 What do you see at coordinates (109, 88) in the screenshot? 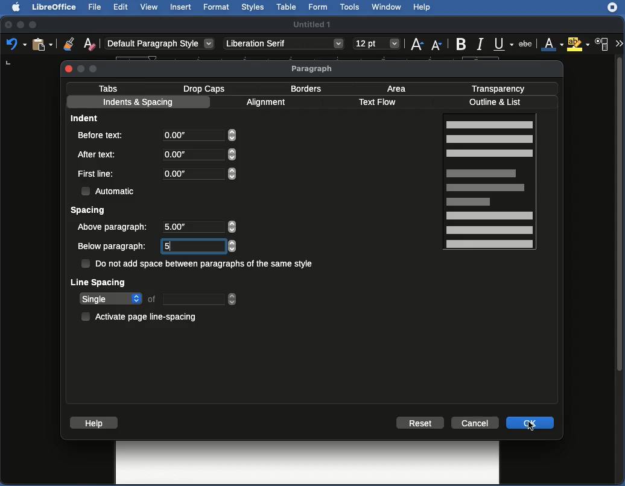
I see `Tabs` at bounding box center [109, 88].